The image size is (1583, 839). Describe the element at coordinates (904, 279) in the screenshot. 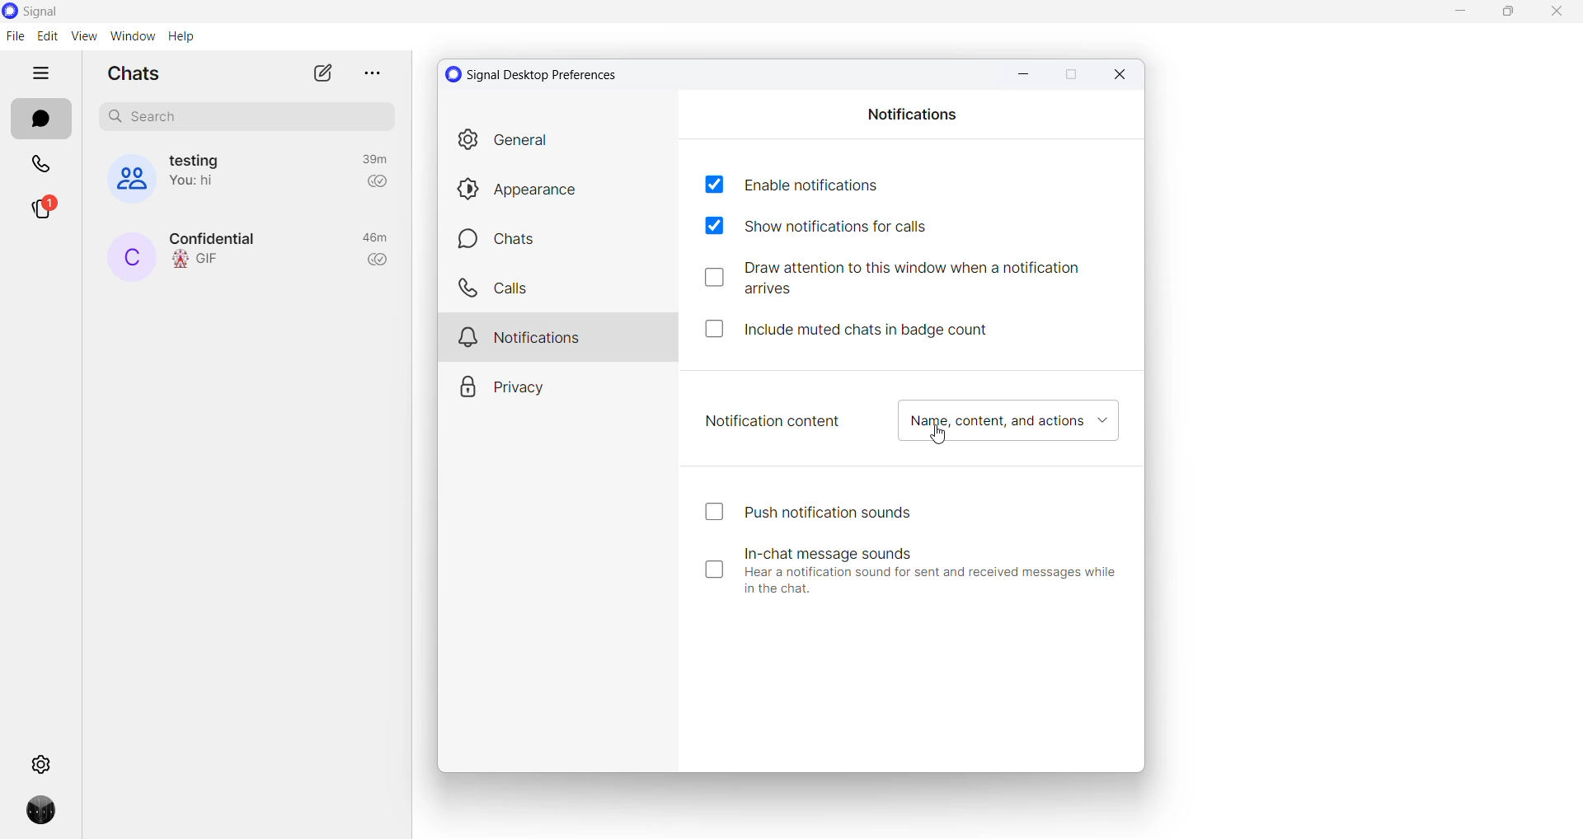

I see `draw attention checkbox` at that location.